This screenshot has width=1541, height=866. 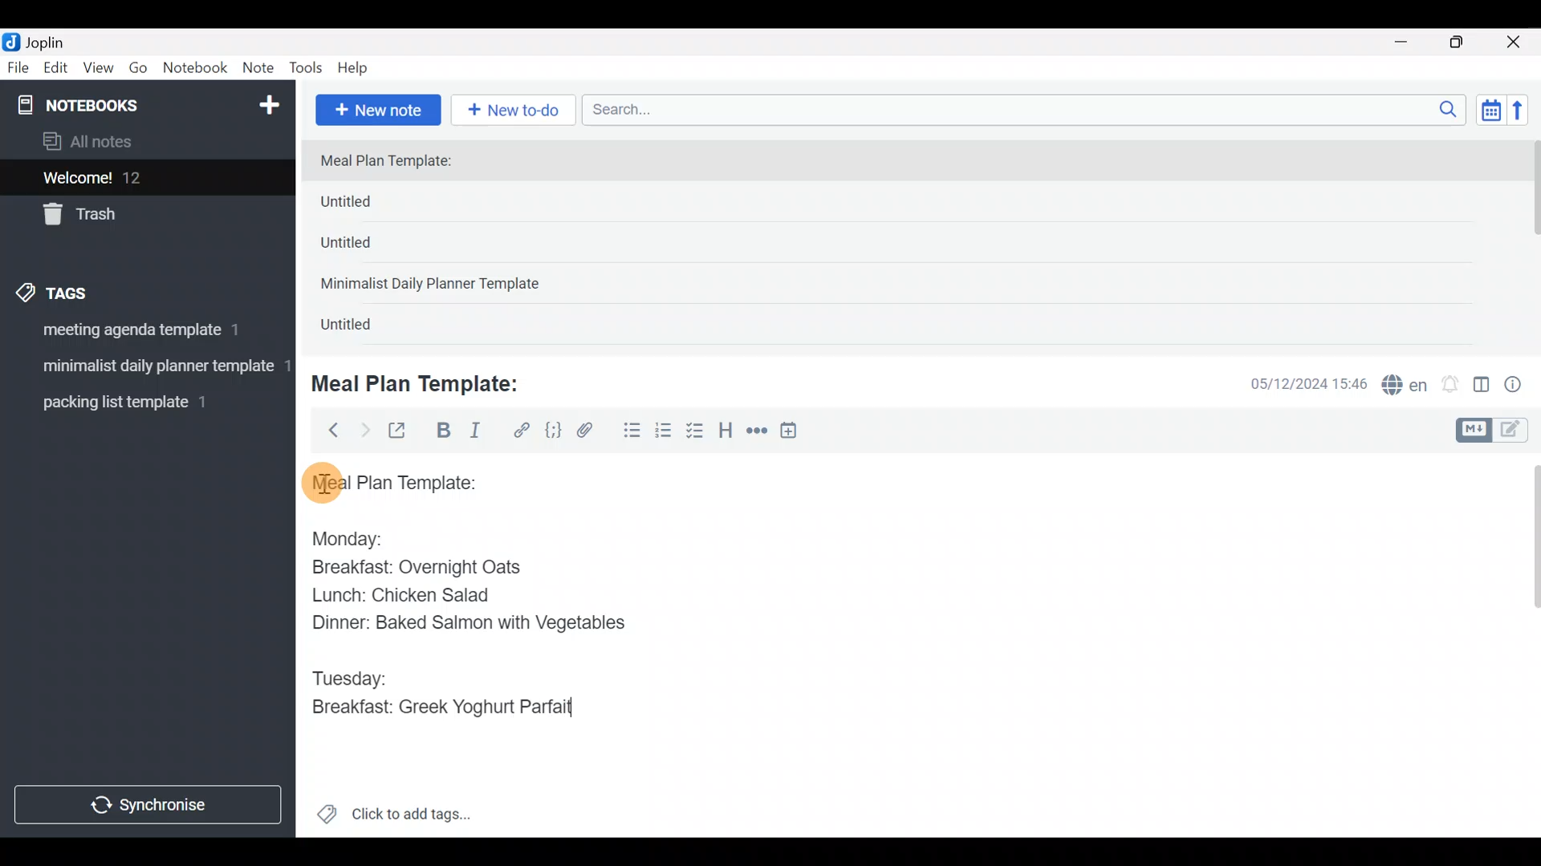 What do you see at coordinates (757, 432) in the screenshot?
I see `Horizontal rule` at bounding box center [757, 432].